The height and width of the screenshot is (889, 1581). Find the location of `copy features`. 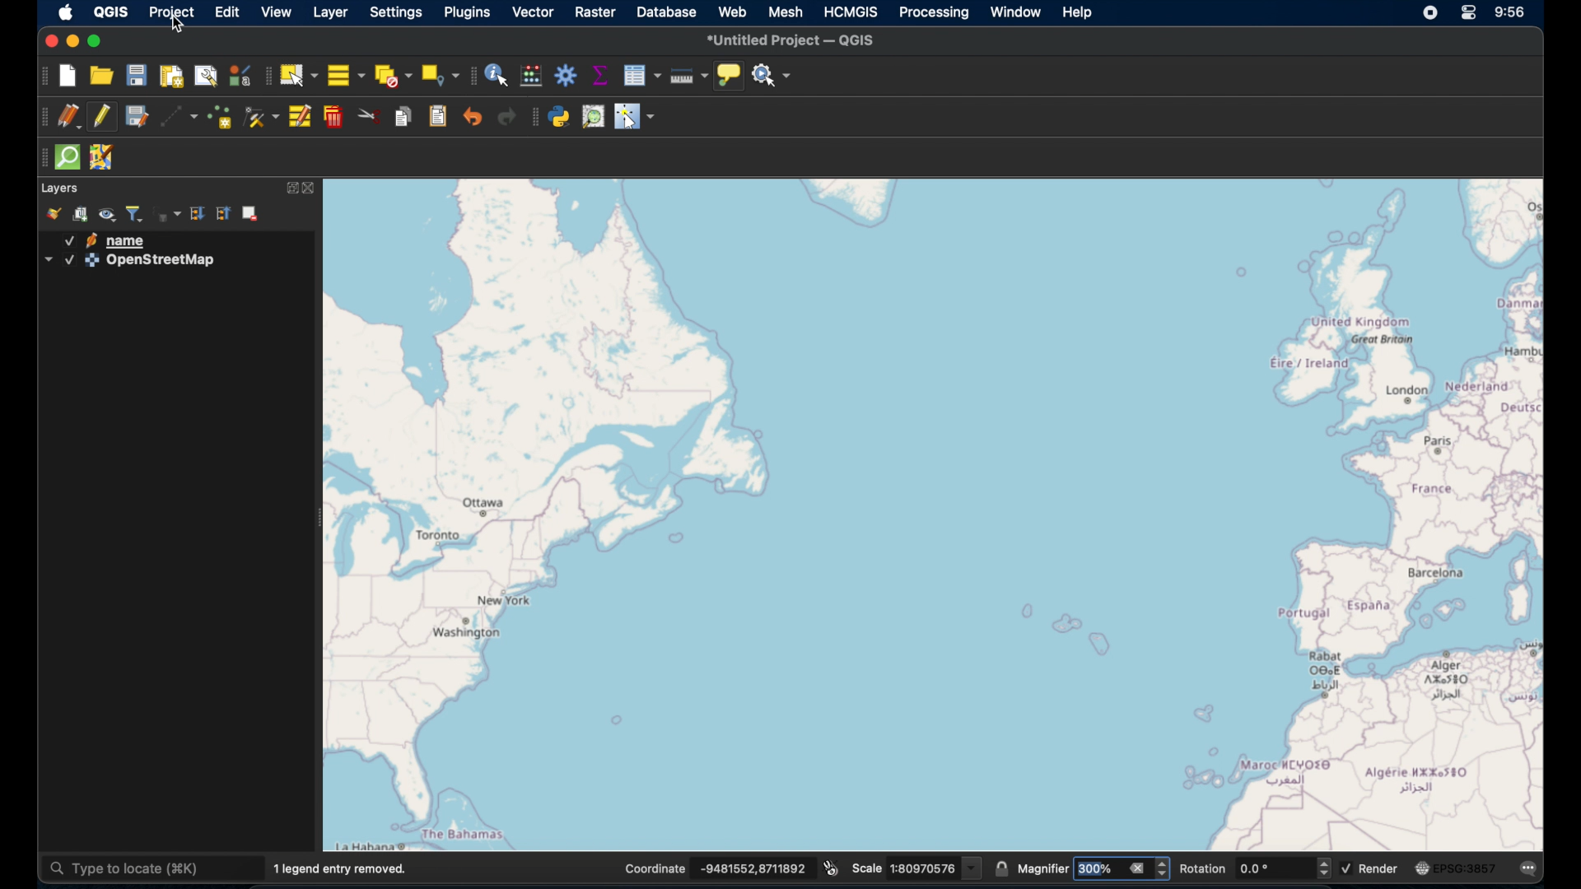

copy features is located at coordinates (404, 116).